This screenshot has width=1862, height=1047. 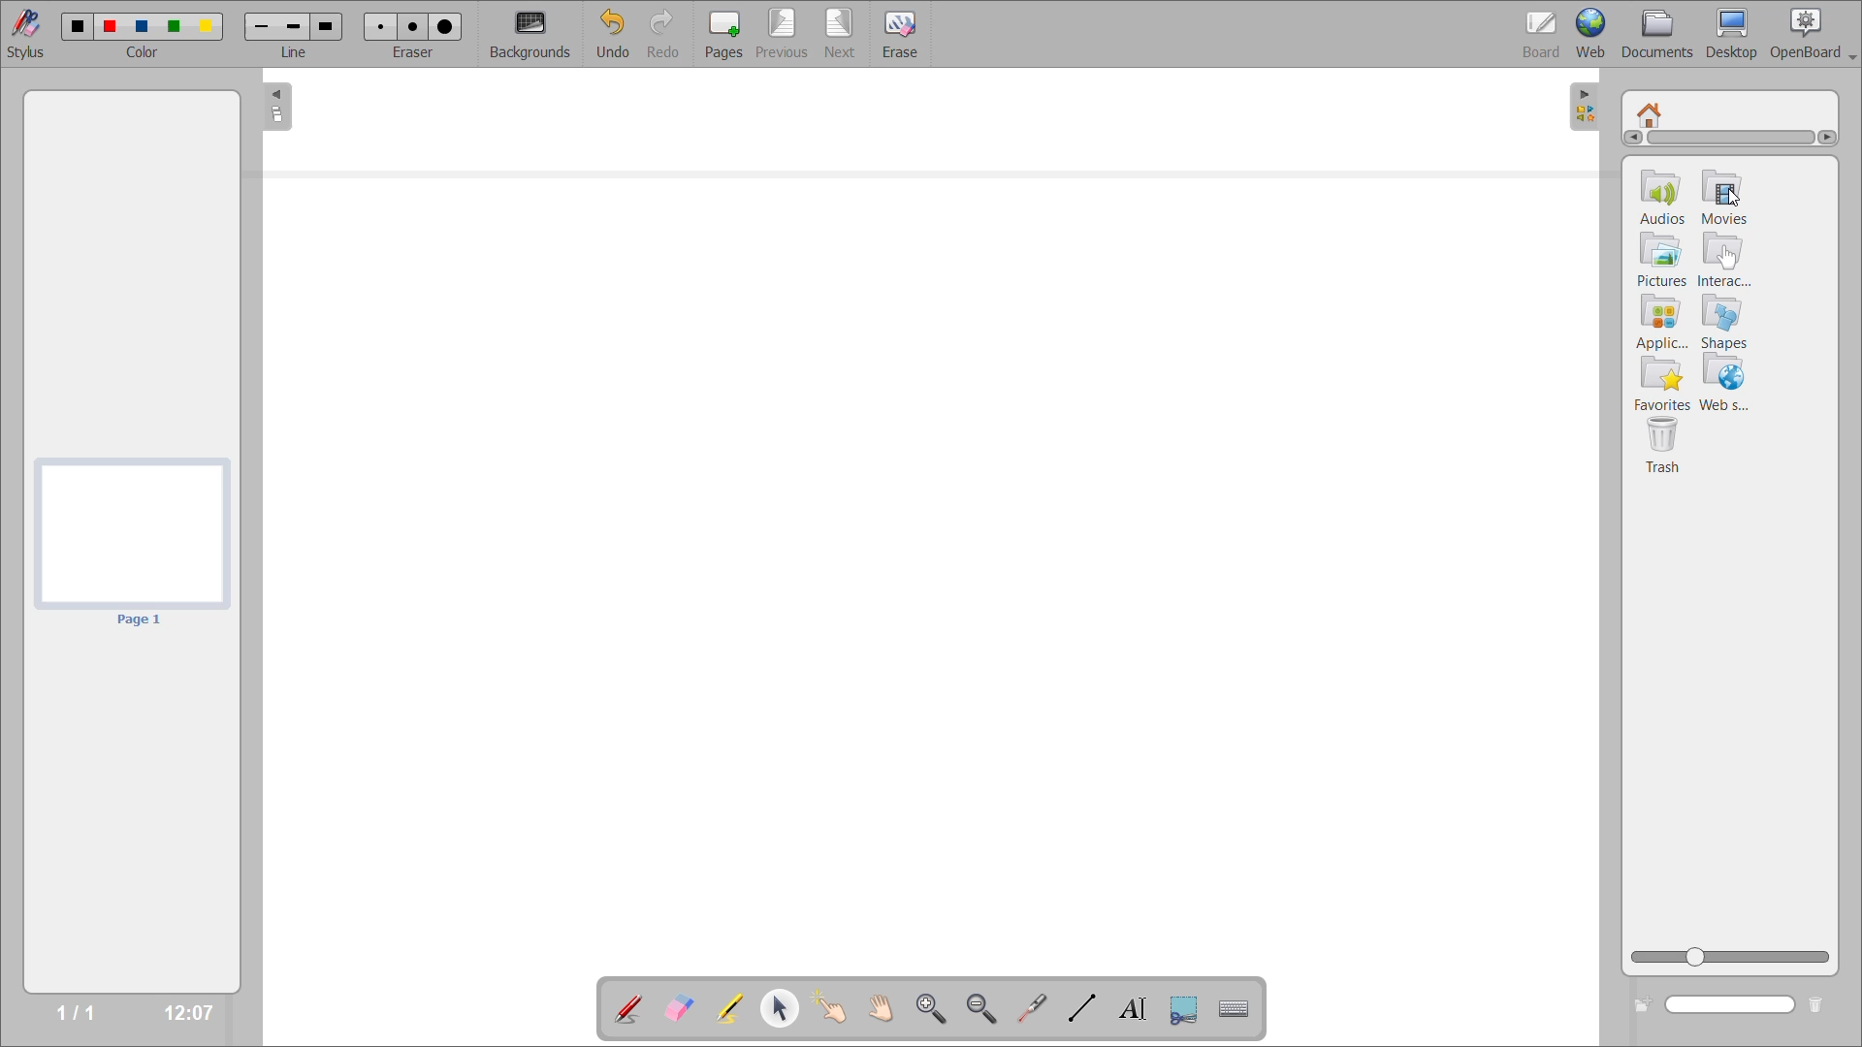 What do you see at coordinates (787, 1009) in the screenshot?
I see `select and modify objects` at bounding box center [787, 1009].